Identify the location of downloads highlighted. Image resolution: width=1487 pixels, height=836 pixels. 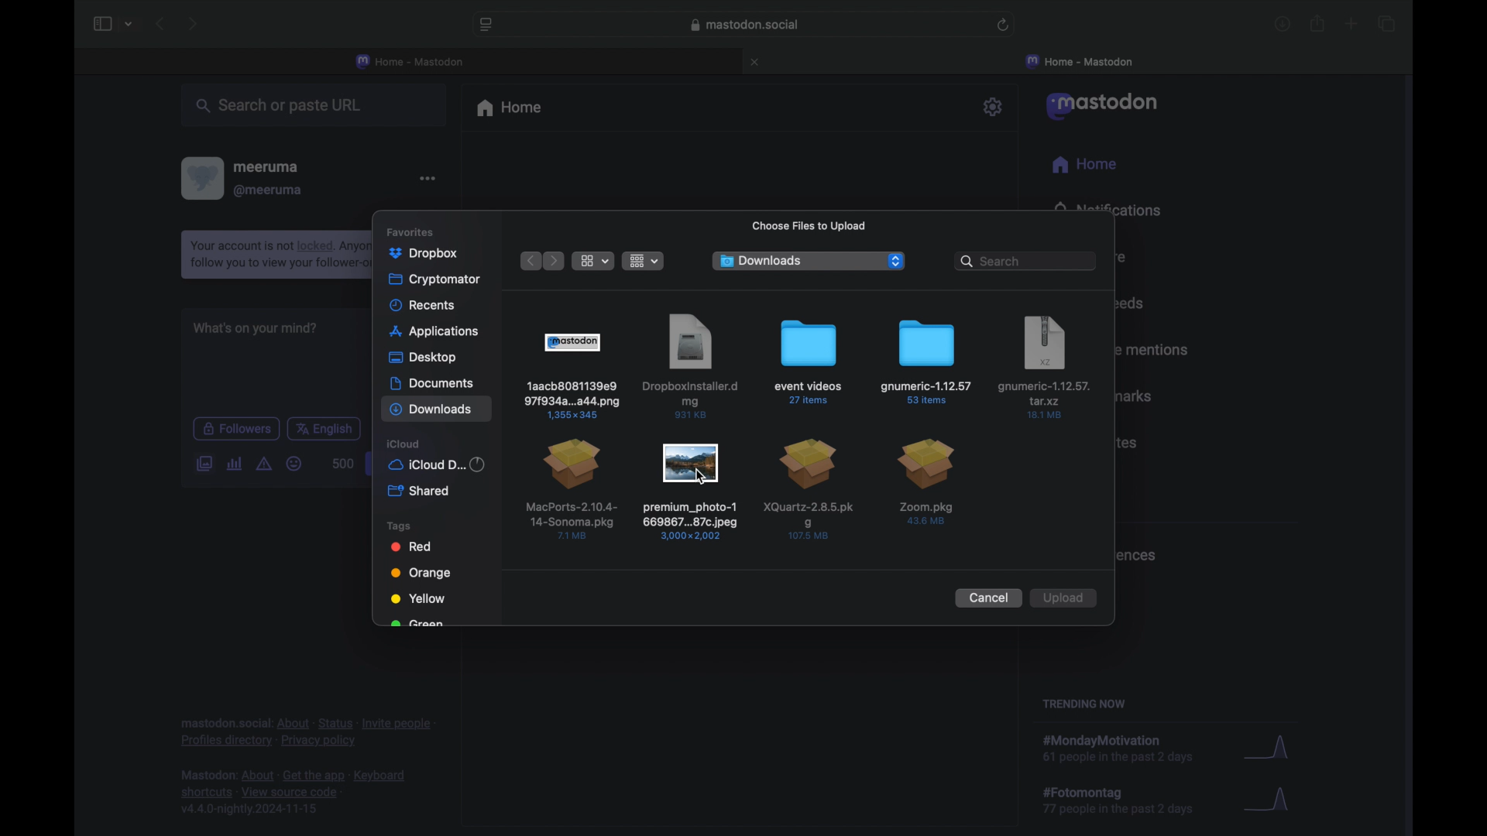
(435, 410).